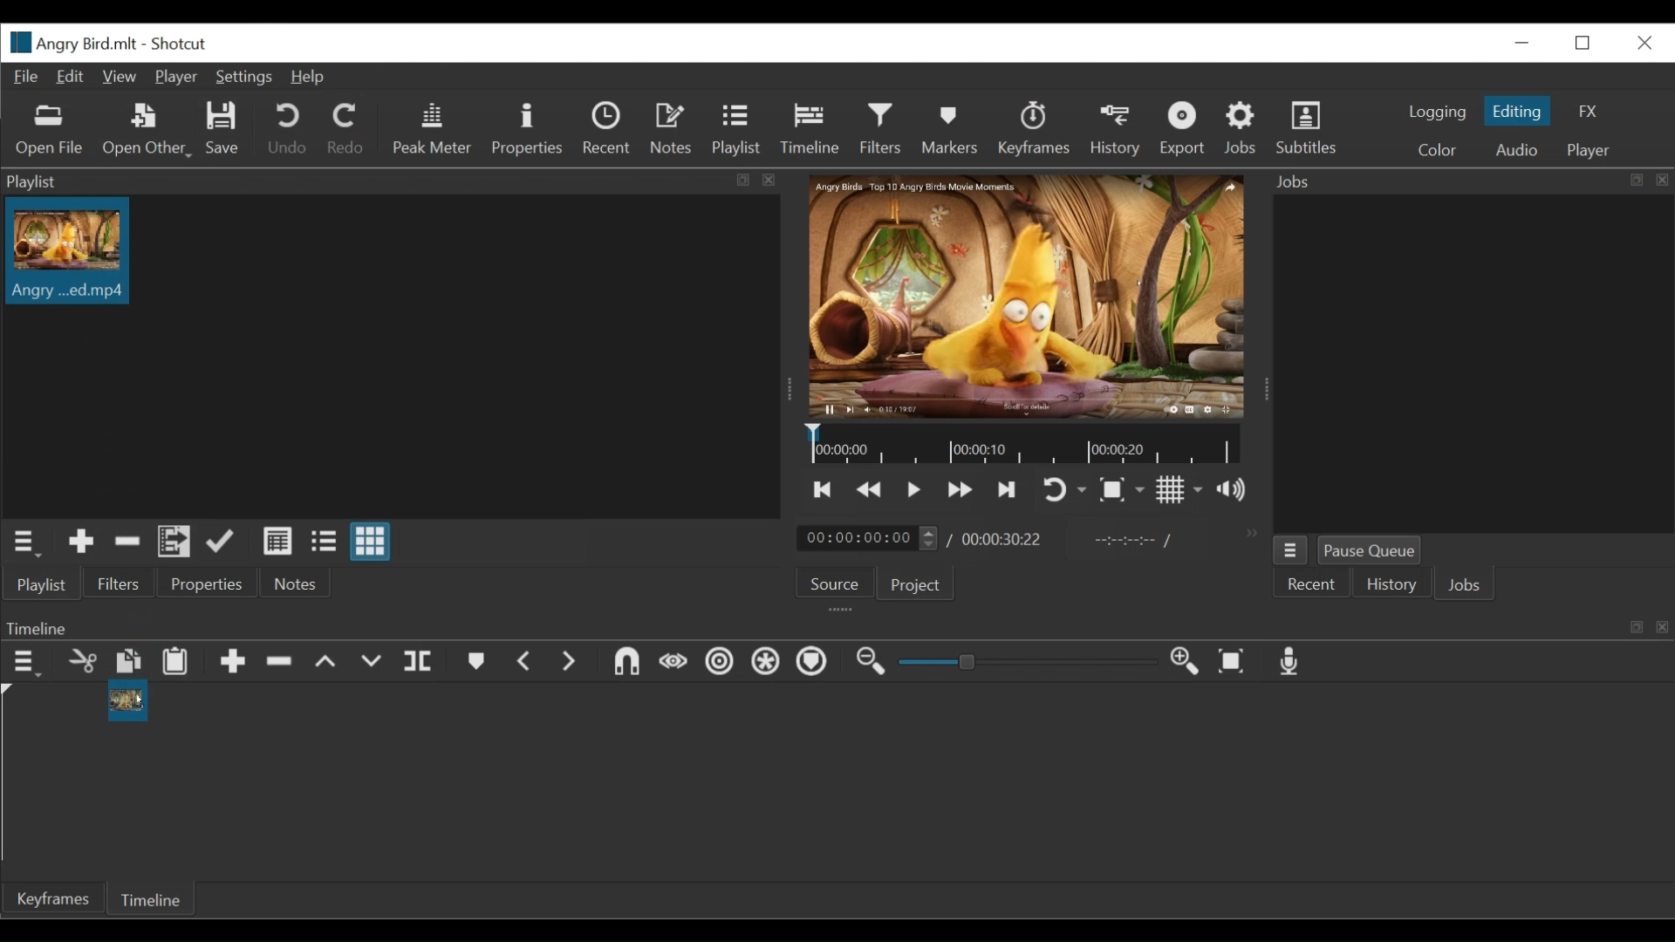 This screenshot has height=942, width=1675. What do you see at coordinates (1122, 491) in the screenshot?
I see `Toggle zoom` at bounding box center [1122, 491].